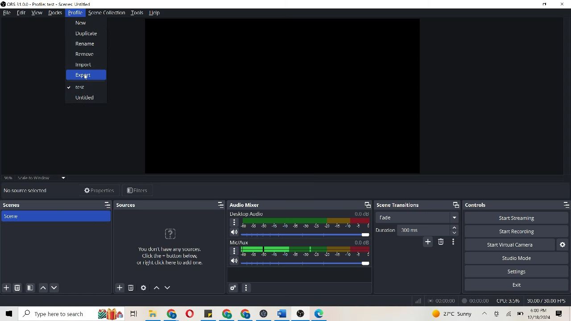  What do you see at coordinates (306, 262) in the screenshot?
I see `slider` at bounding box center [306, 262].